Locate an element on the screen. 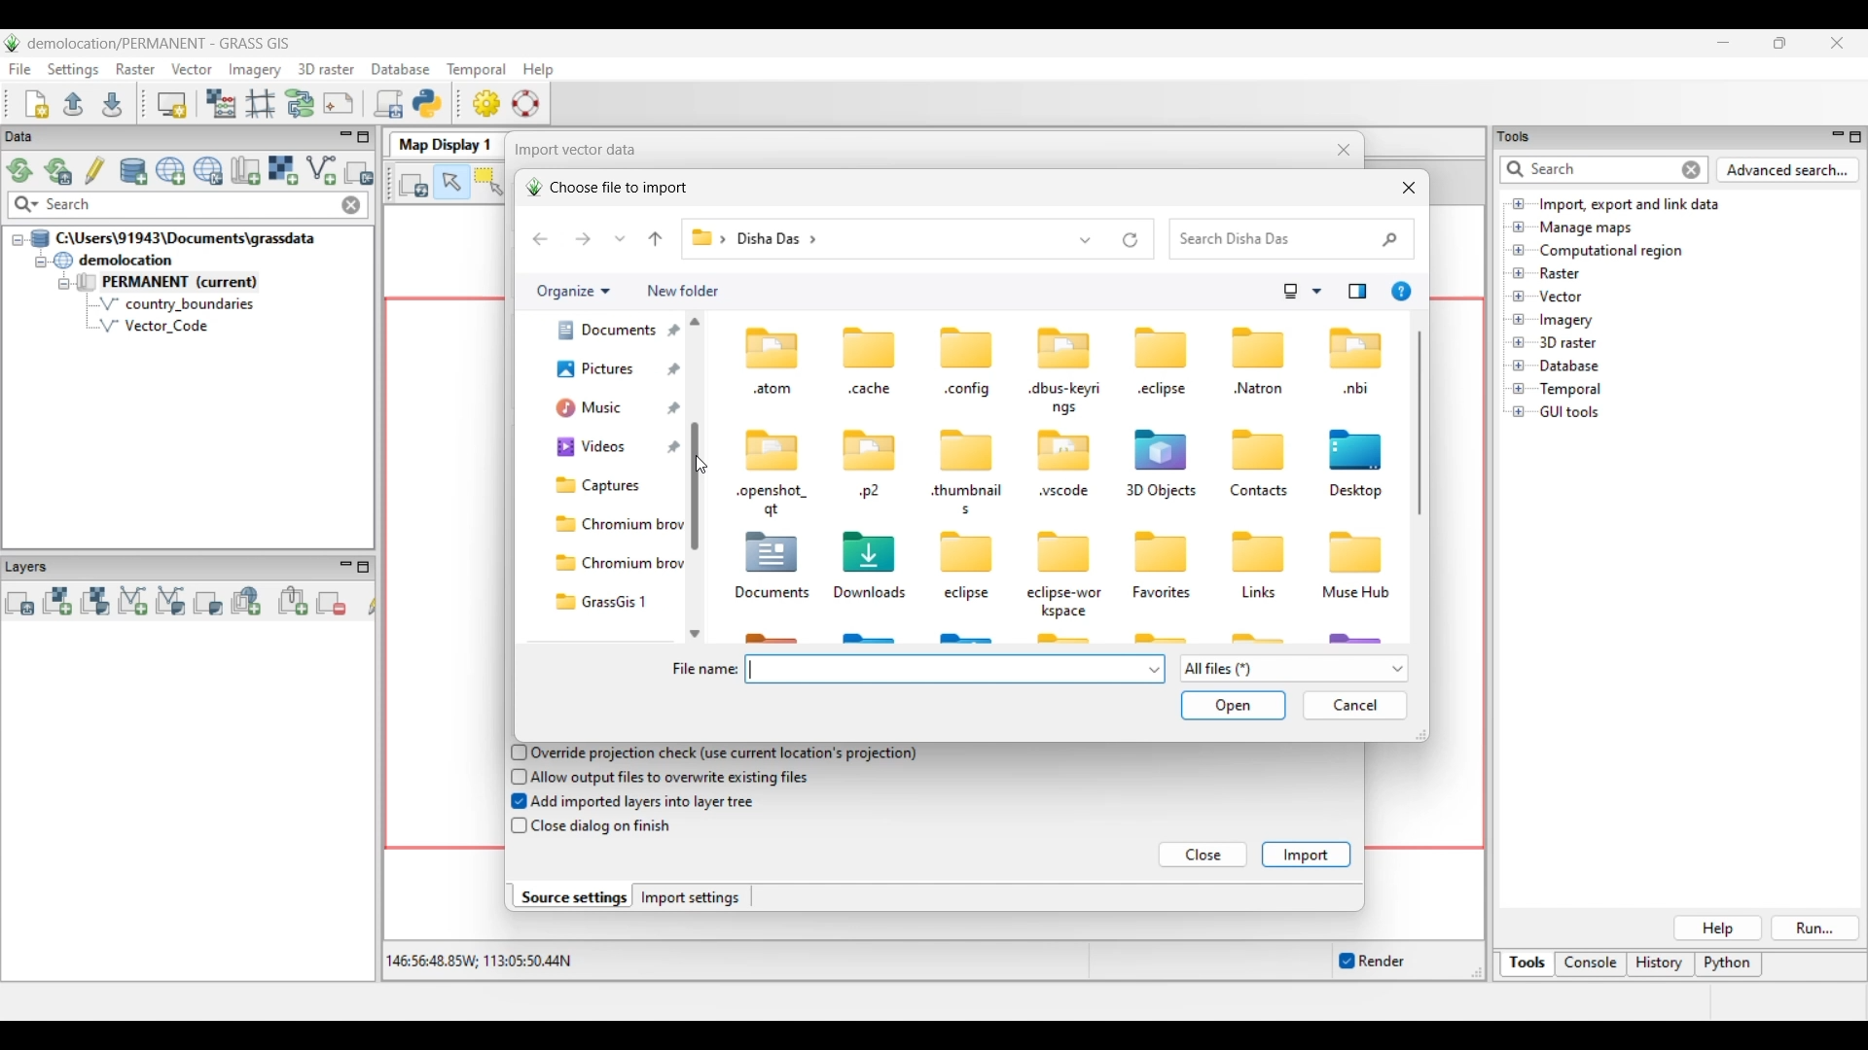 The width and height of the screenshot is (1868, 1050). icon is located at coordinates (1161, 347).